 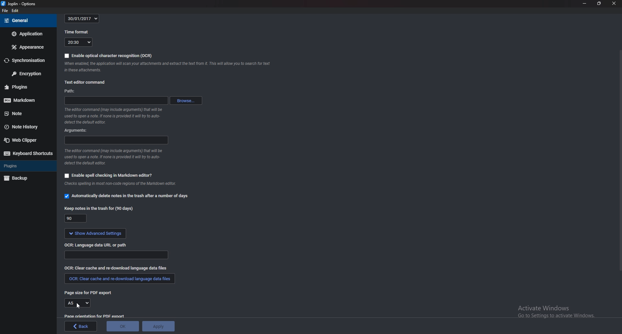 What do you see at coordinates (550, 311) in the screenshot?
I see `activate windows` at bounding box center [550, 311].